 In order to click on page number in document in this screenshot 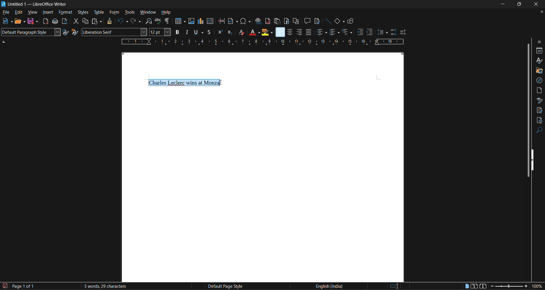, I will do `click(24, 286)`.